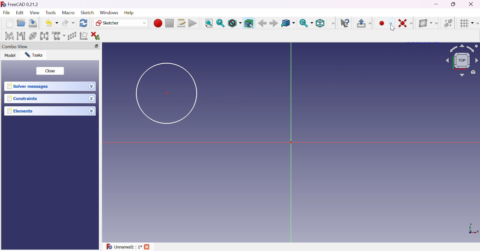 The height and width of the screenshot is (251, 480). I want to click on Close, so click(50, 71).